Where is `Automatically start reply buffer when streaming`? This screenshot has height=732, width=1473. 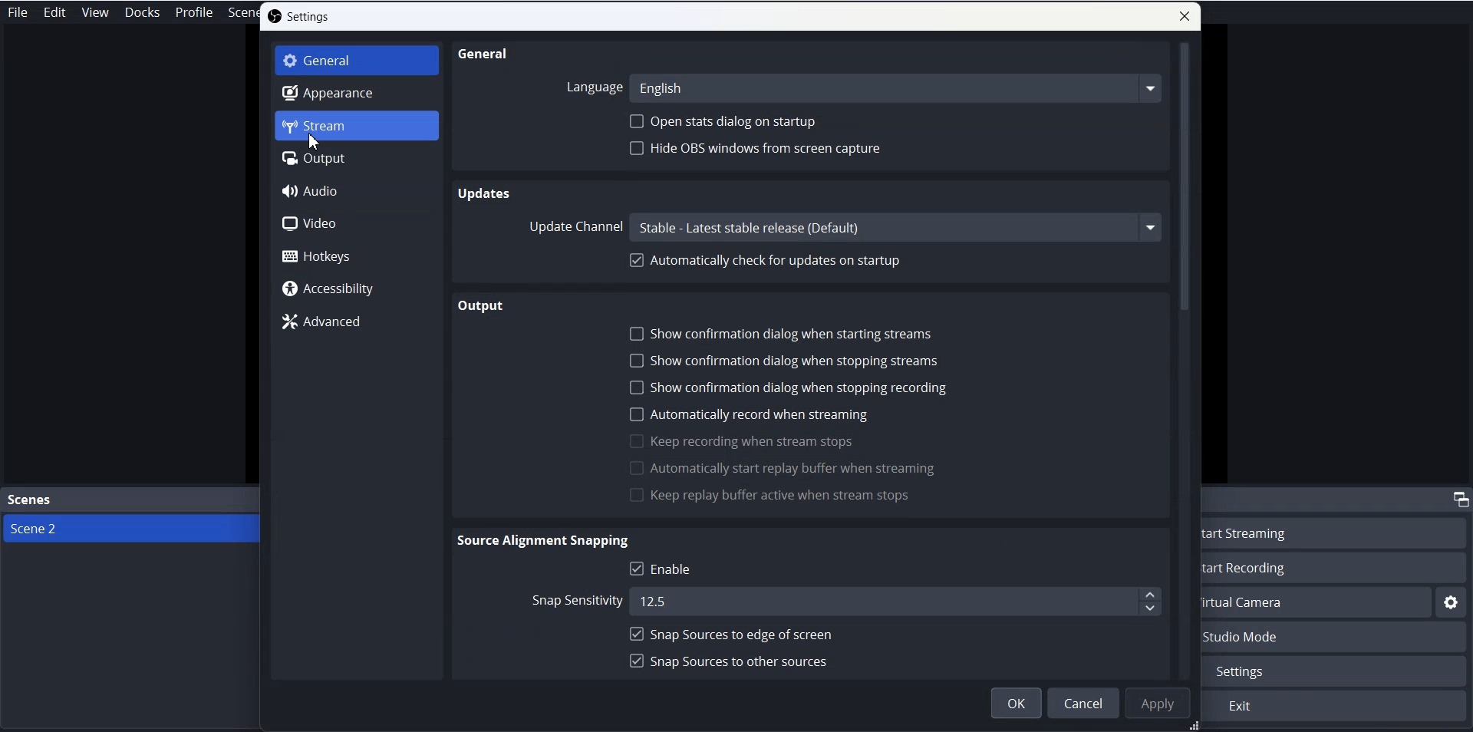
Automatically start reply buffer when streaming is located at coordinates (783, 468).